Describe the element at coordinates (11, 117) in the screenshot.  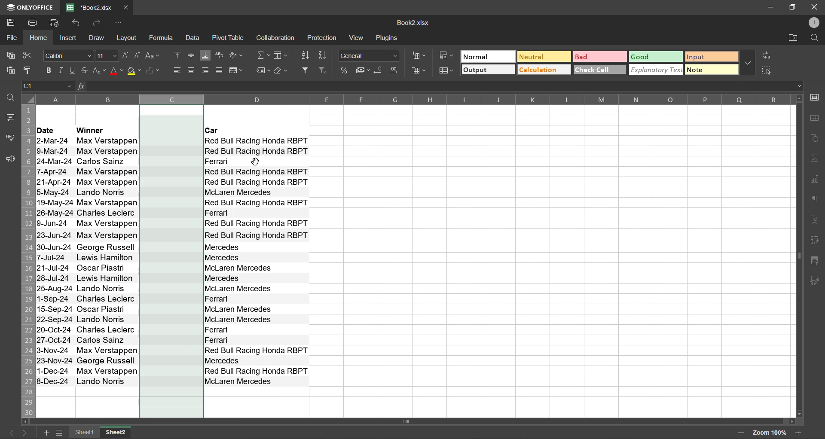
I see `comments` at that location.